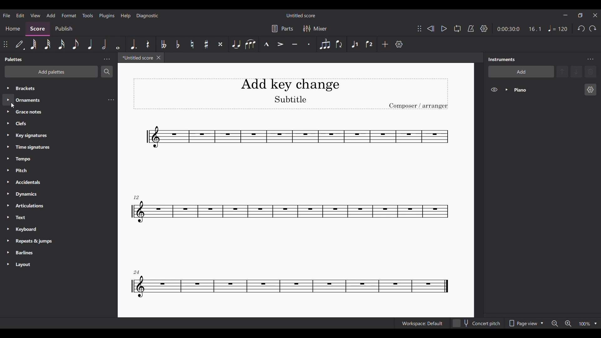 The width and height of the screenshot is (601, 338). What do you see at coordinates (13, 29) in the screenshot?
I see `Home section` at bounding box center [13, 29].